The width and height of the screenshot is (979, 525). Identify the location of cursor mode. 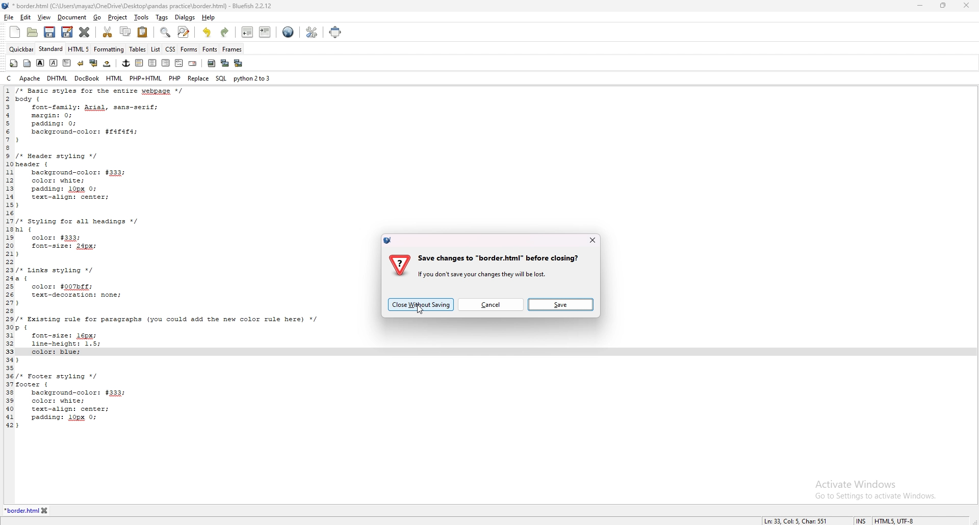
(862, 519).